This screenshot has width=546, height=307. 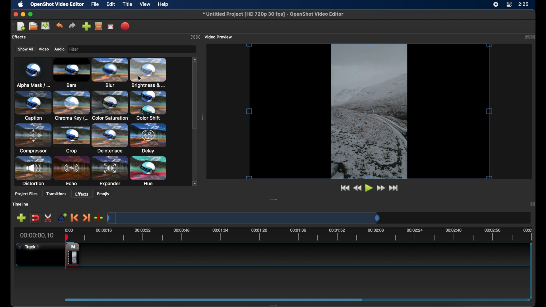 What do you see at coordinates (195, 59) in the screenshot?
I see `scroll up arrow` at bounding box center [195, 59].